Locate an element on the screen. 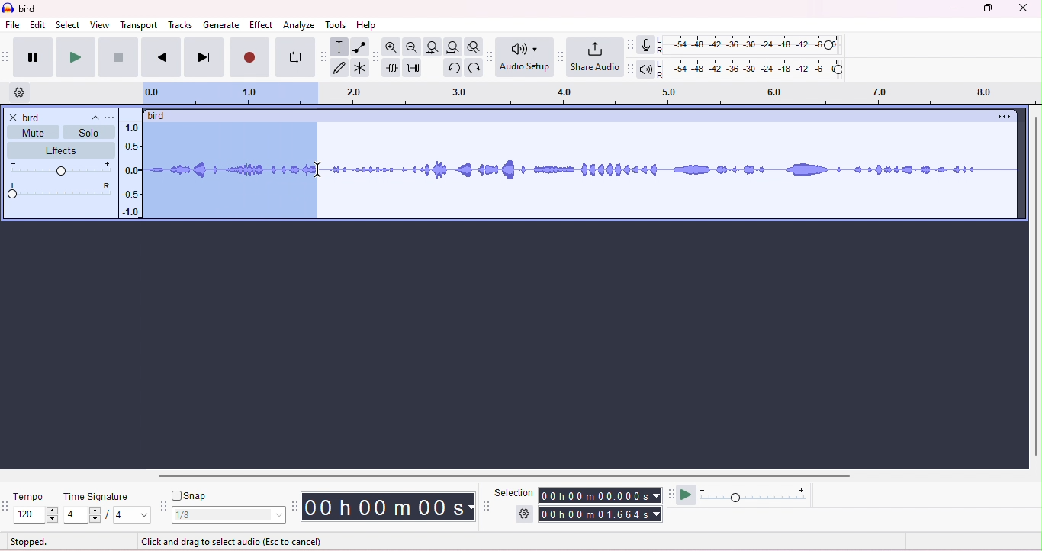 Image resolution: width=1042 pixels, height=551 pixels. zoom in is located at coordinates (393, 46).